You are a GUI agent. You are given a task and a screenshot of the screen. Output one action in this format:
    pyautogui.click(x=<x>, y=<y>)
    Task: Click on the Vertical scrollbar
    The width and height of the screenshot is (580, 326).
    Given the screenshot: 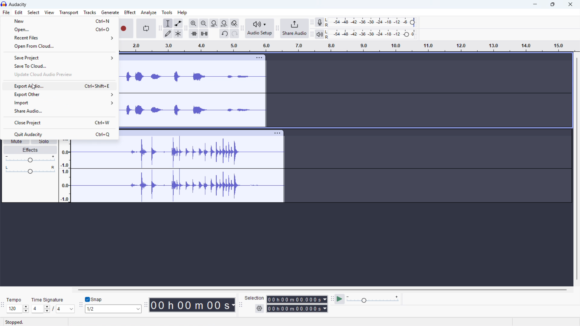 What is the action you would take?
    pyautogui.click(x=577, y=169)
    